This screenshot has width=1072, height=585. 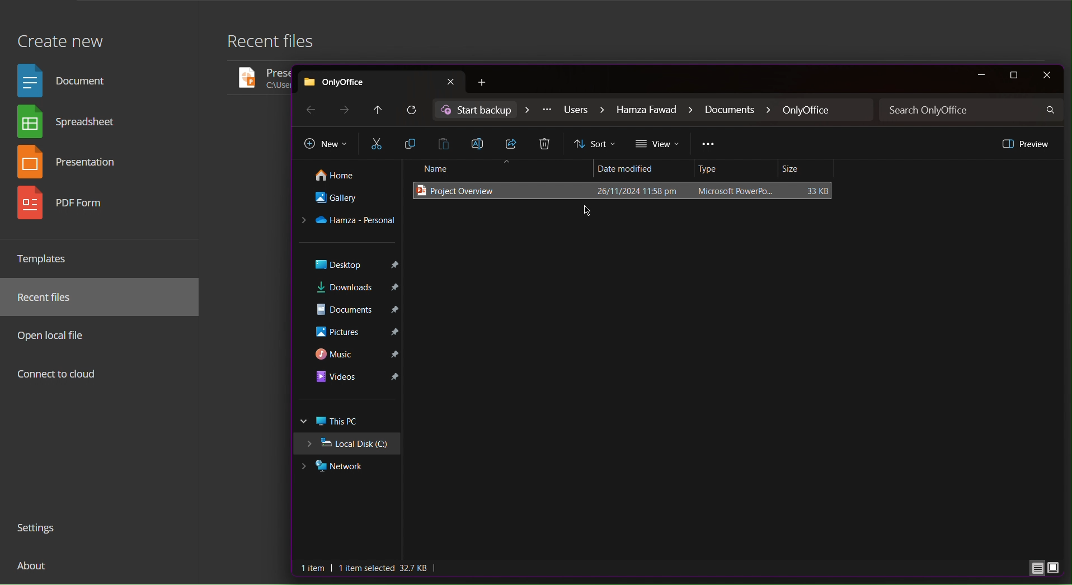 What do you see at coordinates (370, 568) in the screenshot?
I see `litem | 1item selected 327KB |` at bounding box center [370, 568].